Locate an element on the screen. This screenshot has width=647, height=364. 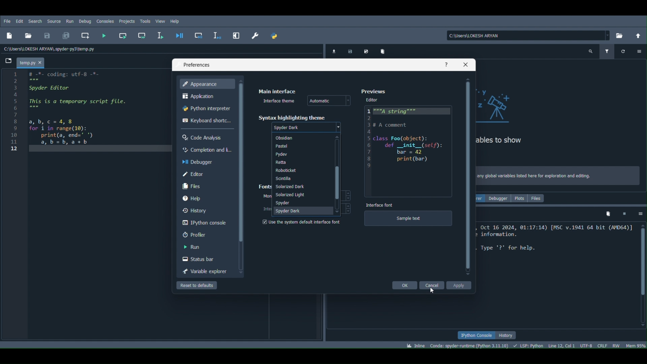
Profiler is located at coordinates (207, 234).